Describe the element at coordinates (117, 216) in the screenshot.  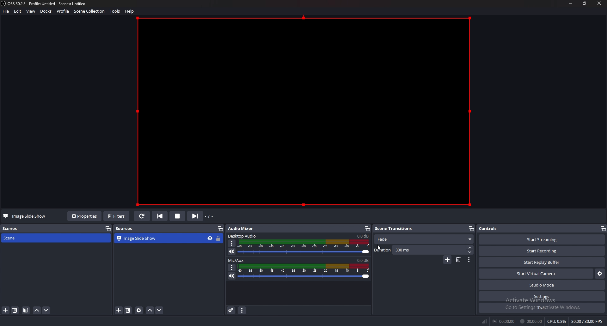
I see `filters` at that location.